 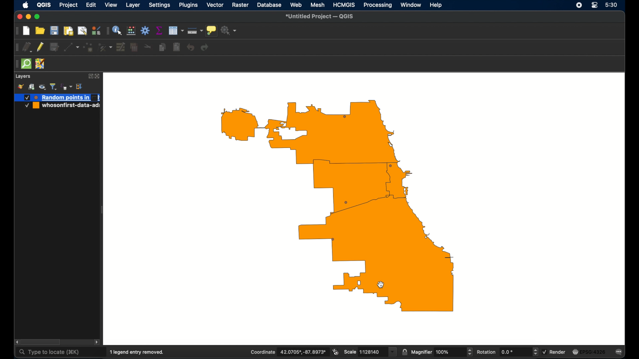 I want to click on redo, so click(x=205, y=48).